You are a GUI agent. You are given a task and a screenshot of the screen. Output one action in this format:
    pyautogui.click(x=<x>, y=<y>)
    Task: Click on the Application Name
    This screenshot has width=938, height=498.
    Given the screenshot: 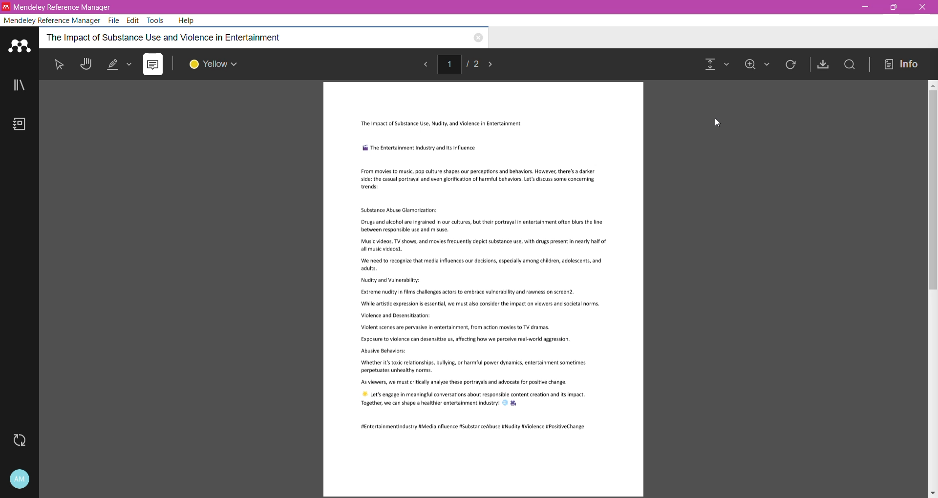 What is the action you would take?
    pyautogui.click(x=62, y=6)
    